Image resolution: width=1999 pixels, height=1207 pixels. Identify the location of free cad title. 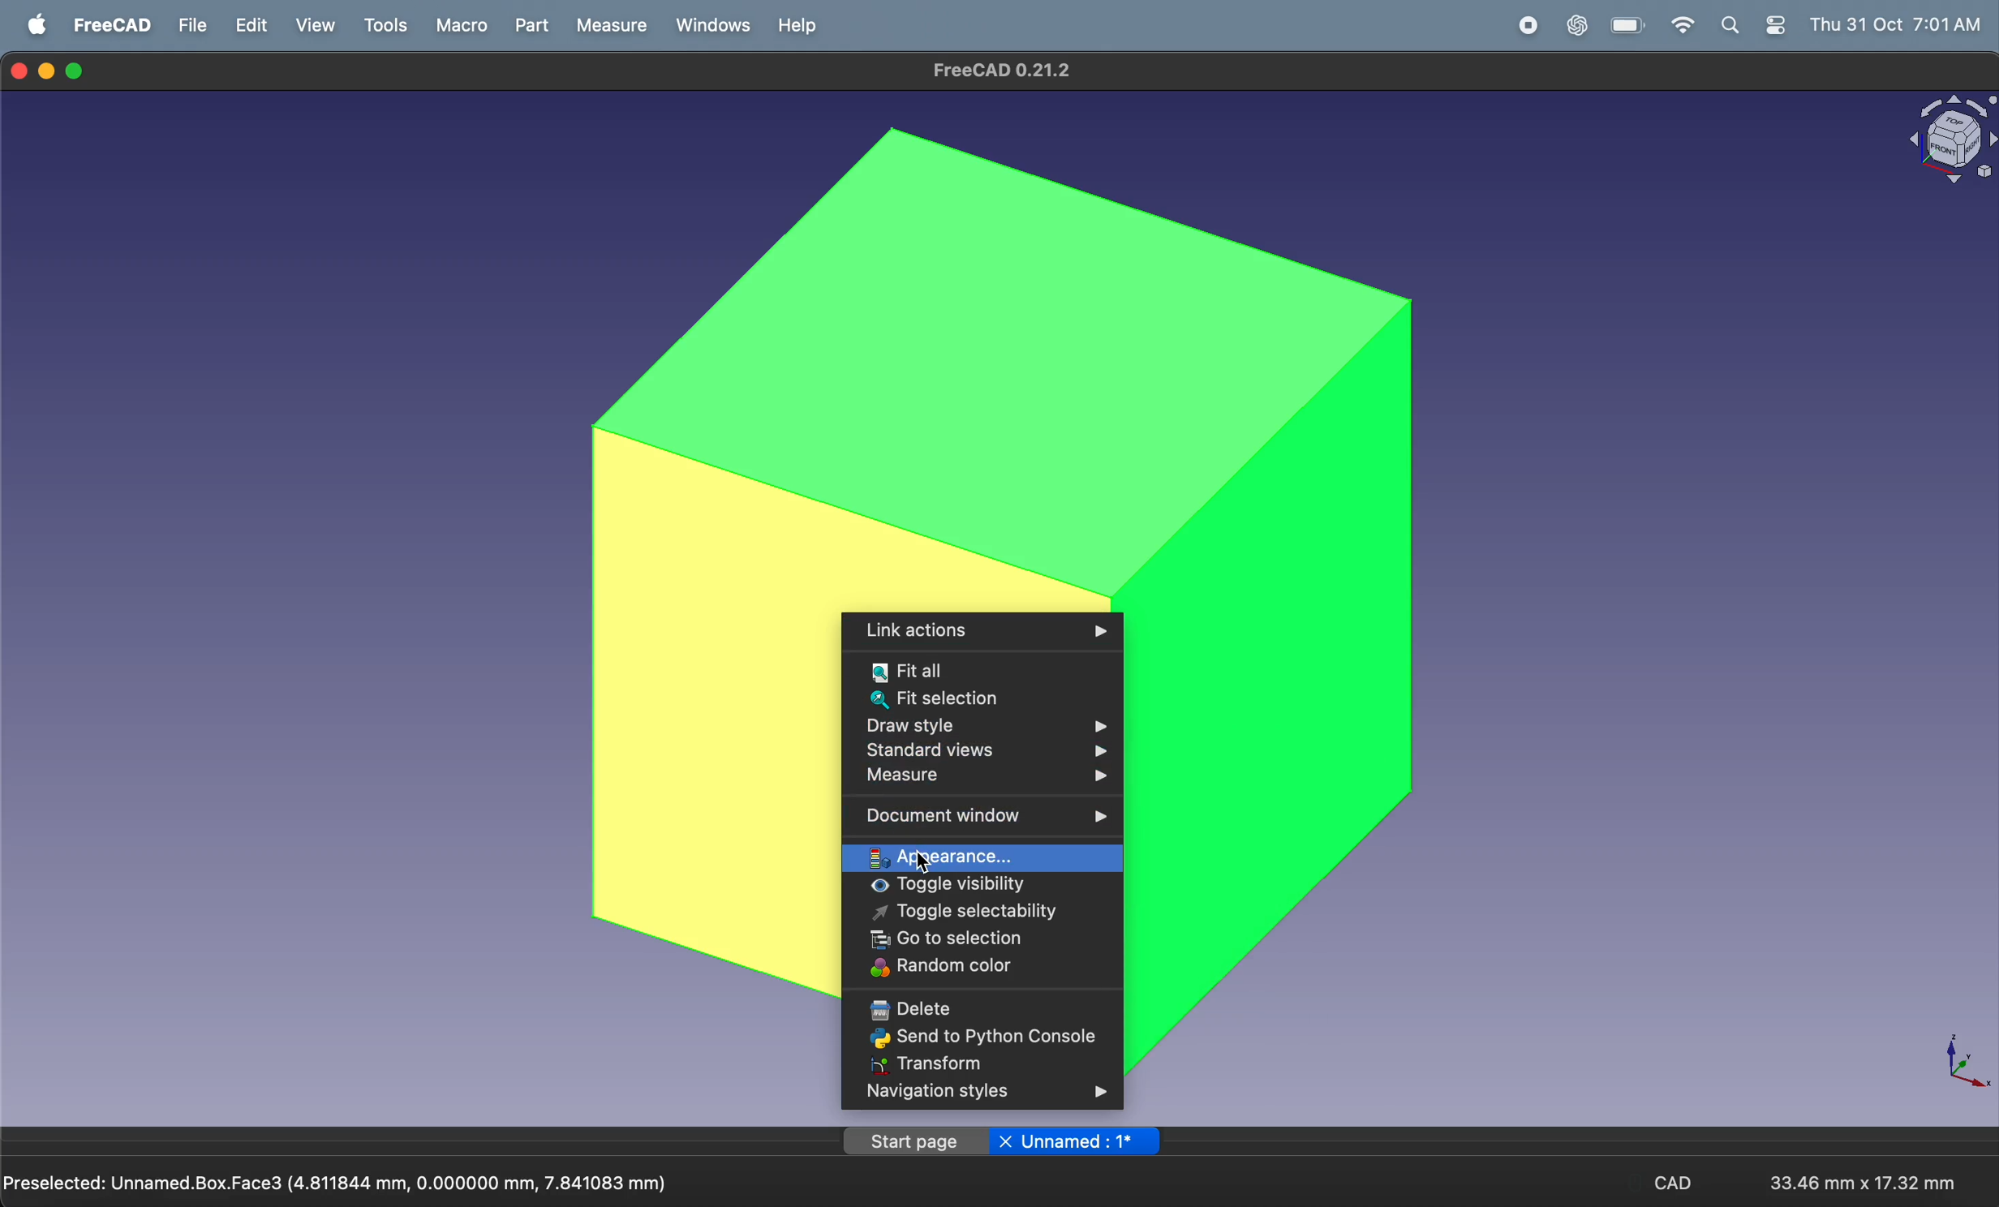
(1008, 71).